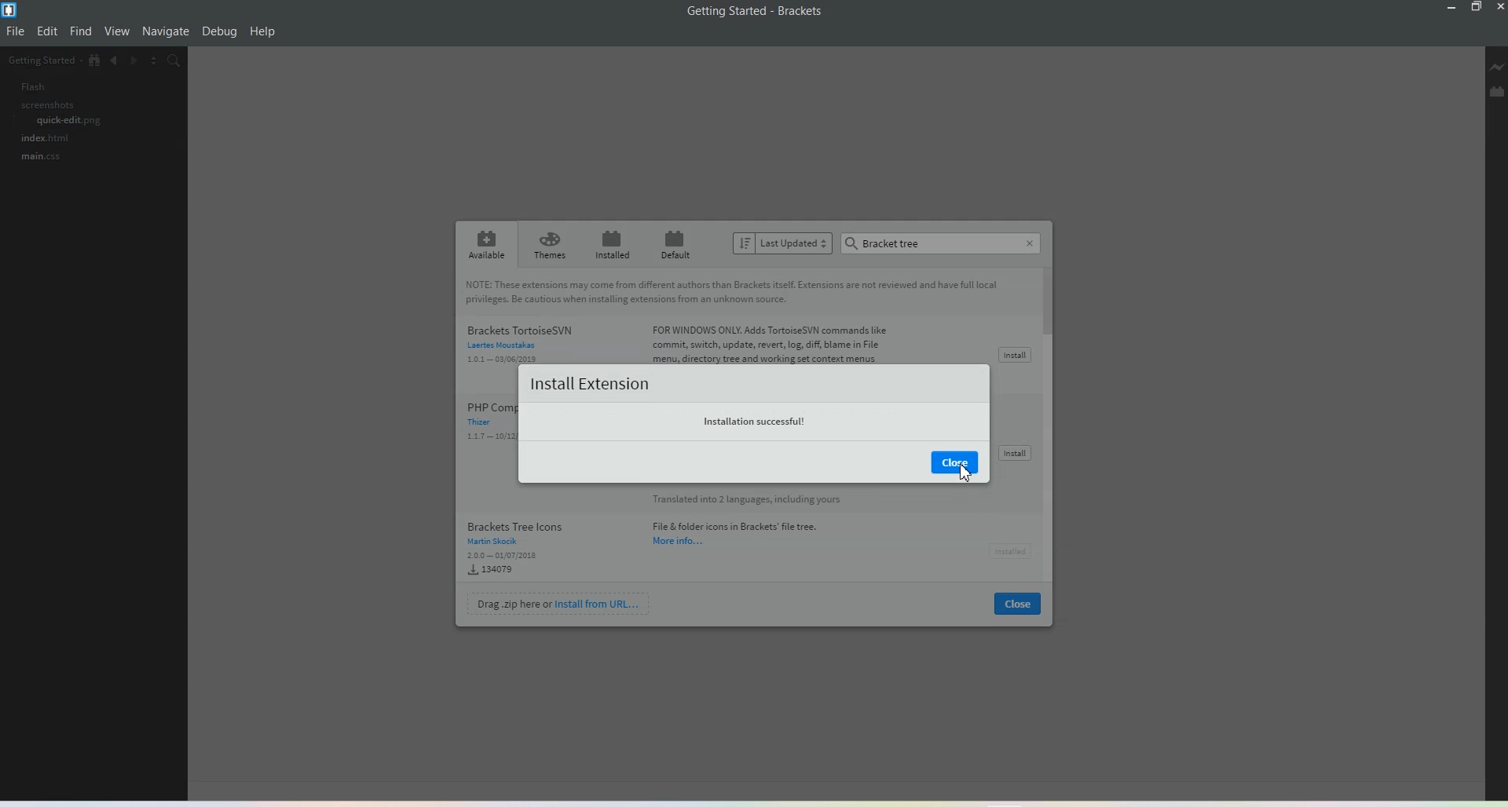 Image resolution: width=1508 pixels, height=807 pixels. Describe the element at coordinates (95, 60) in the screenshot. I see `Show in the file tree` at that location.